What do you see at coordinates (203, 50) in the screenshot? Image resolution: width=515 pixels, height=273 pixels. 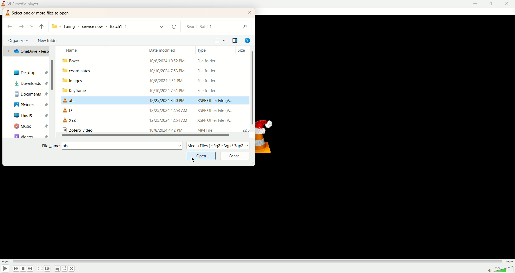 I see `type` at bounding box center [203, 50].